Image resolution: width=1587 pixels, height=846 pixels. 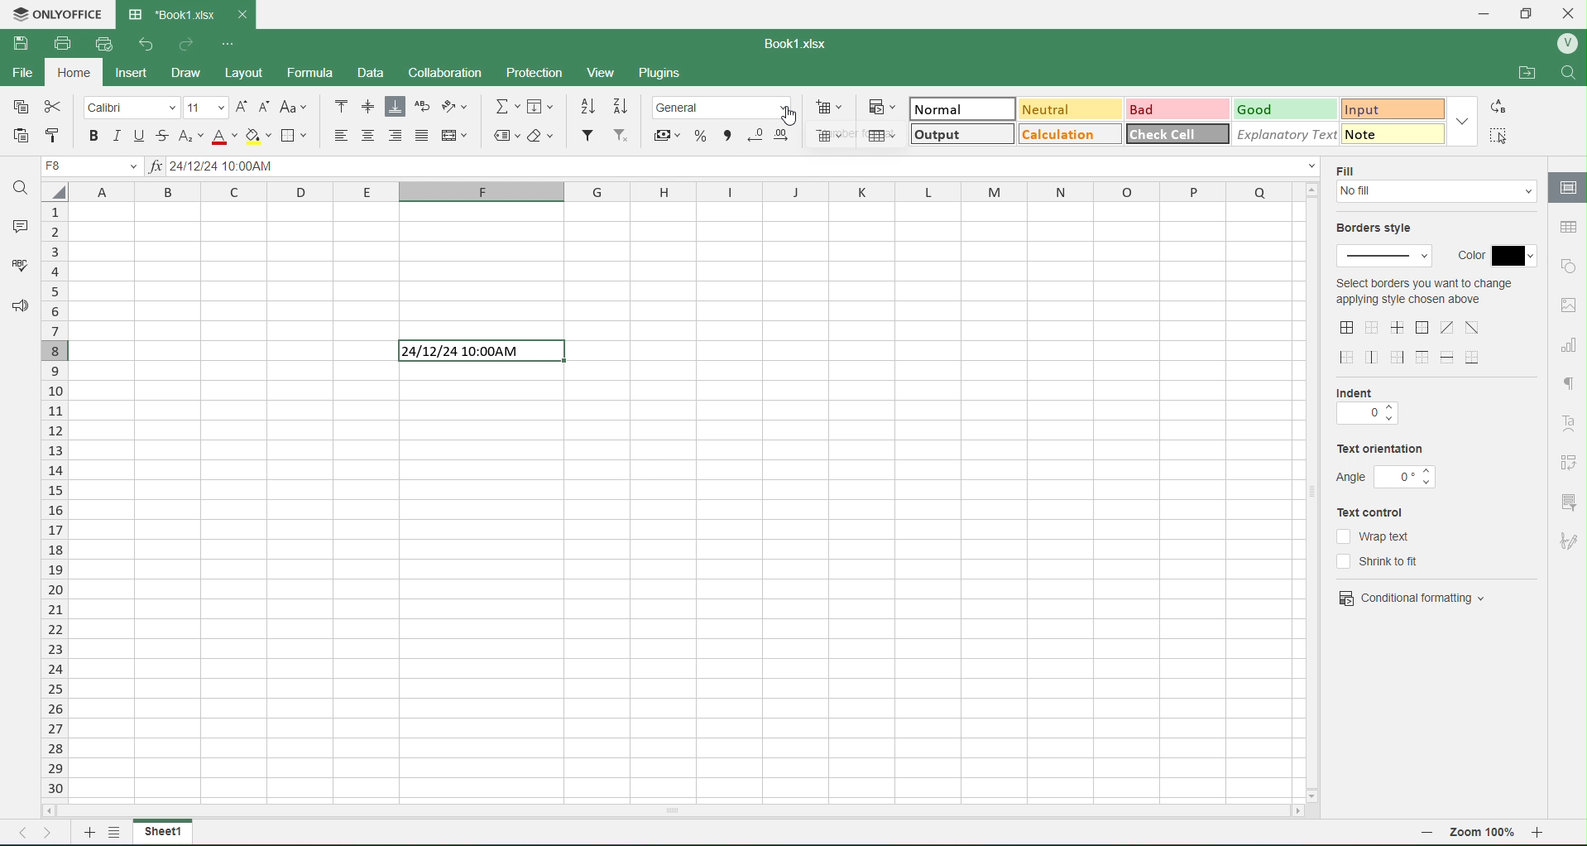 I want to click on Copy Style, so click(x=50, y=136).